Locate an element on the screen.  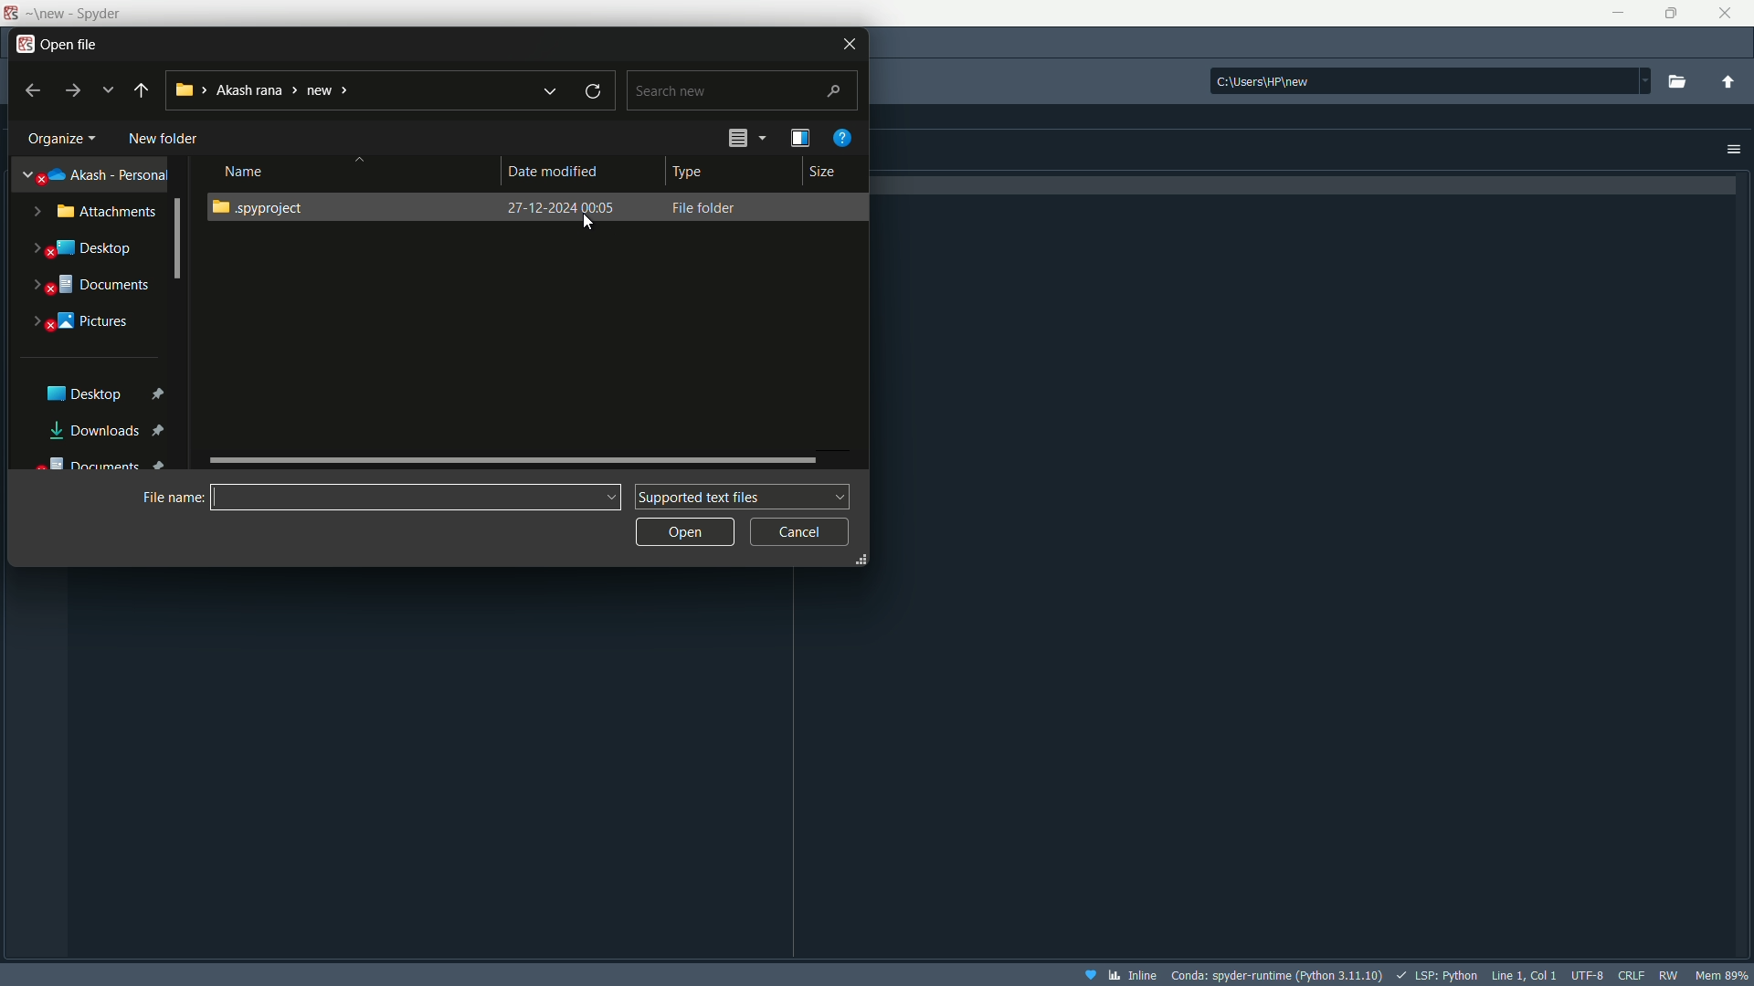
scroll bar is located at coordinates (517, 459).